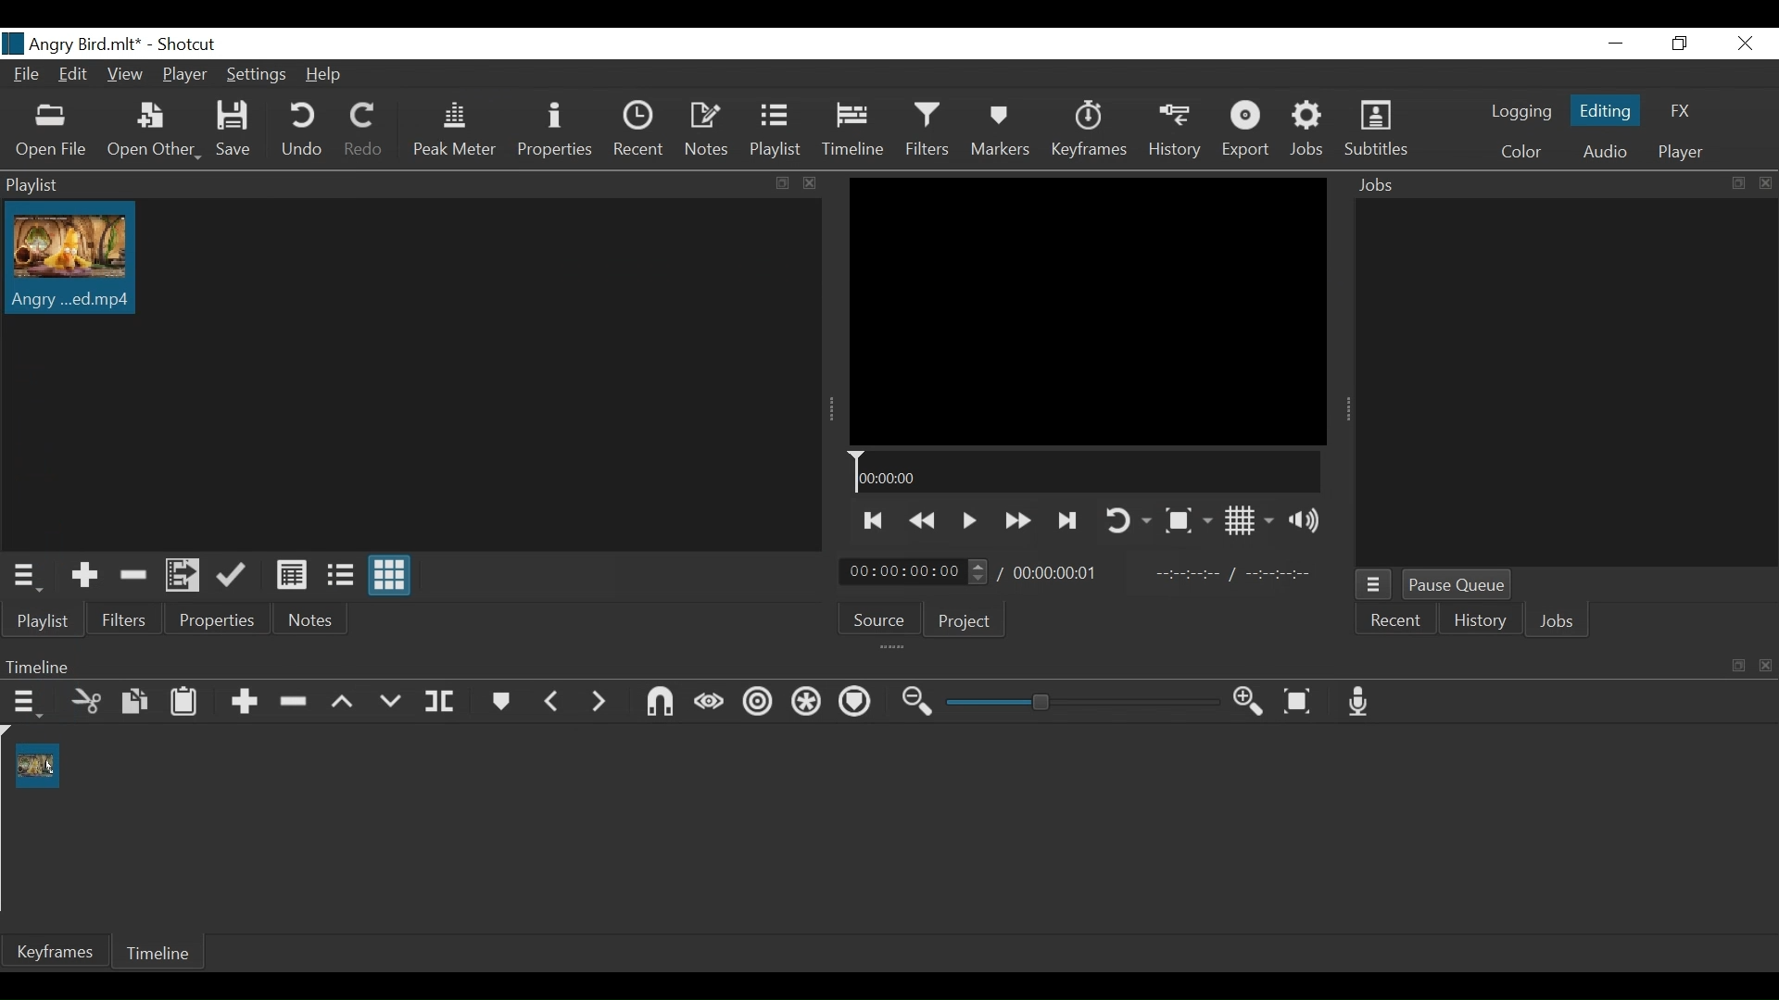 This screenshot has height=1000, width=1779. I want to click on File, so click(25, 73).